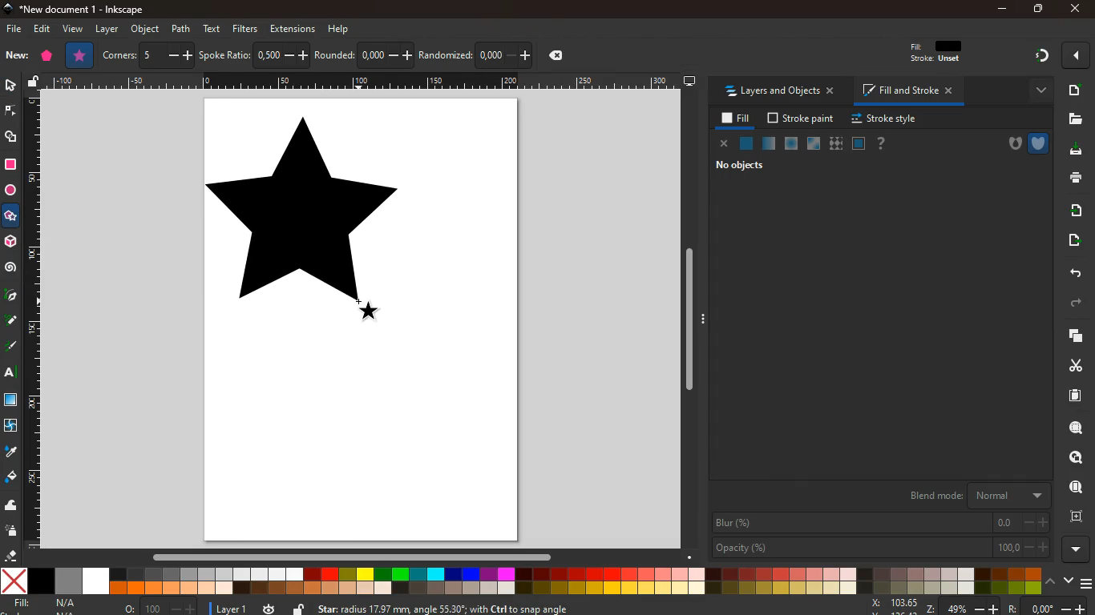 The width and height of the screenshot is (1095, 615). What do you see at coordinates (12, 191) in the screenshot?
I see `circle` at bounding box center [12, 191].